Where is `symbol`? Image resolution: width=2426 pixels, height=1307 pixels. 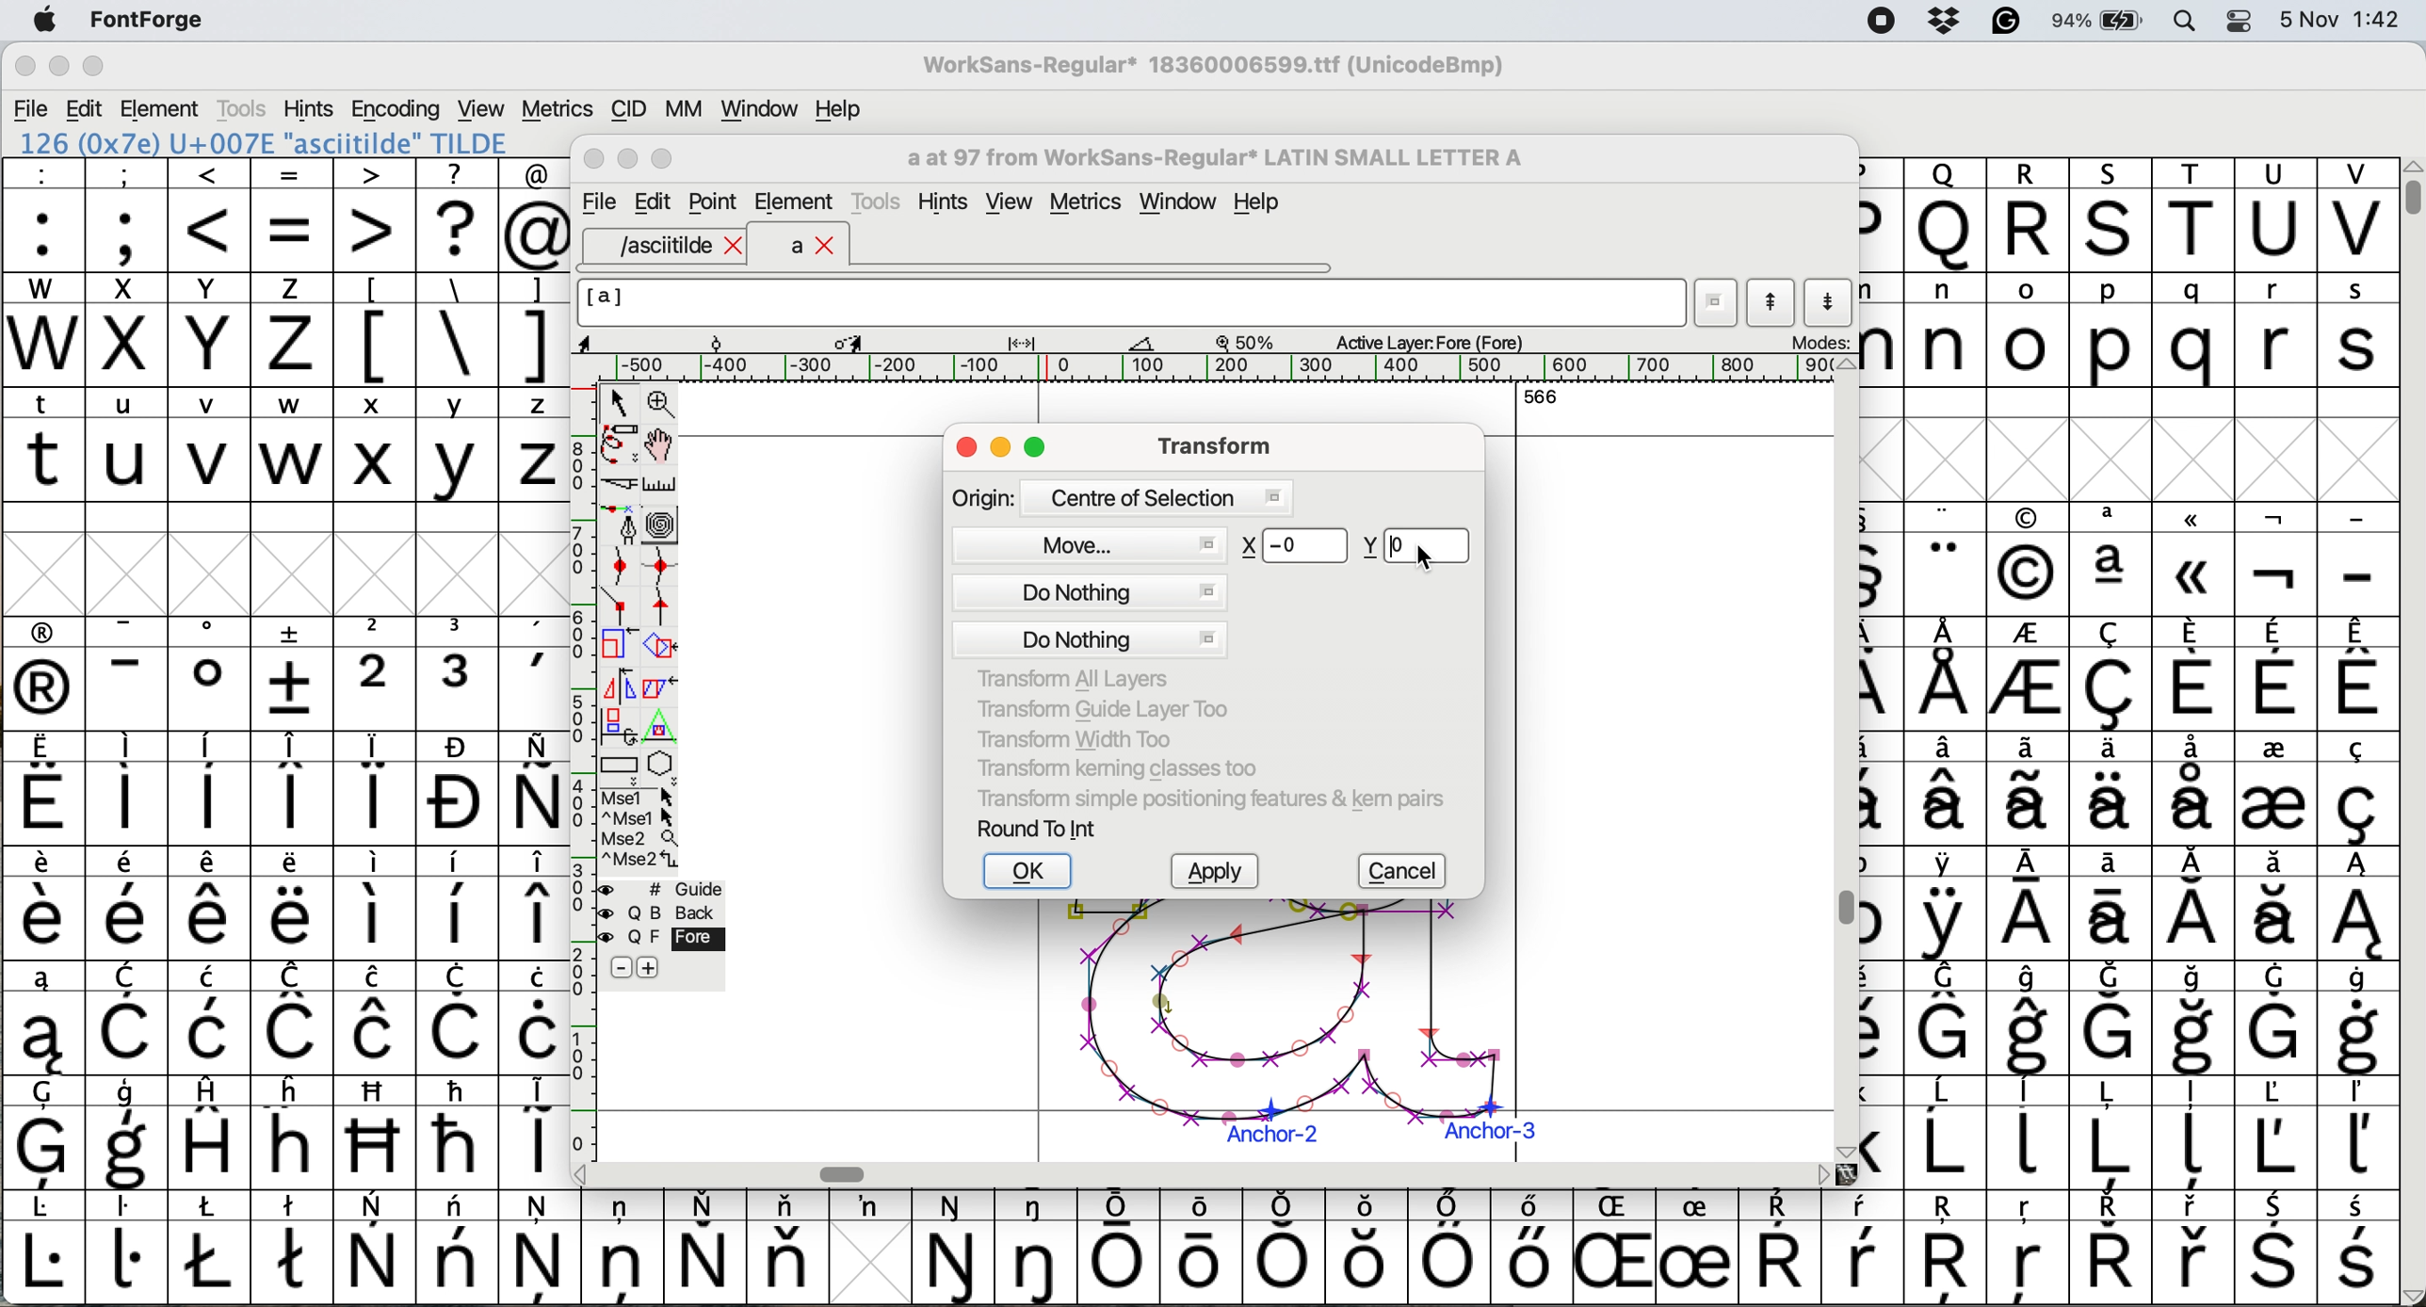 symbol is located at coordinates (1947, 1018).